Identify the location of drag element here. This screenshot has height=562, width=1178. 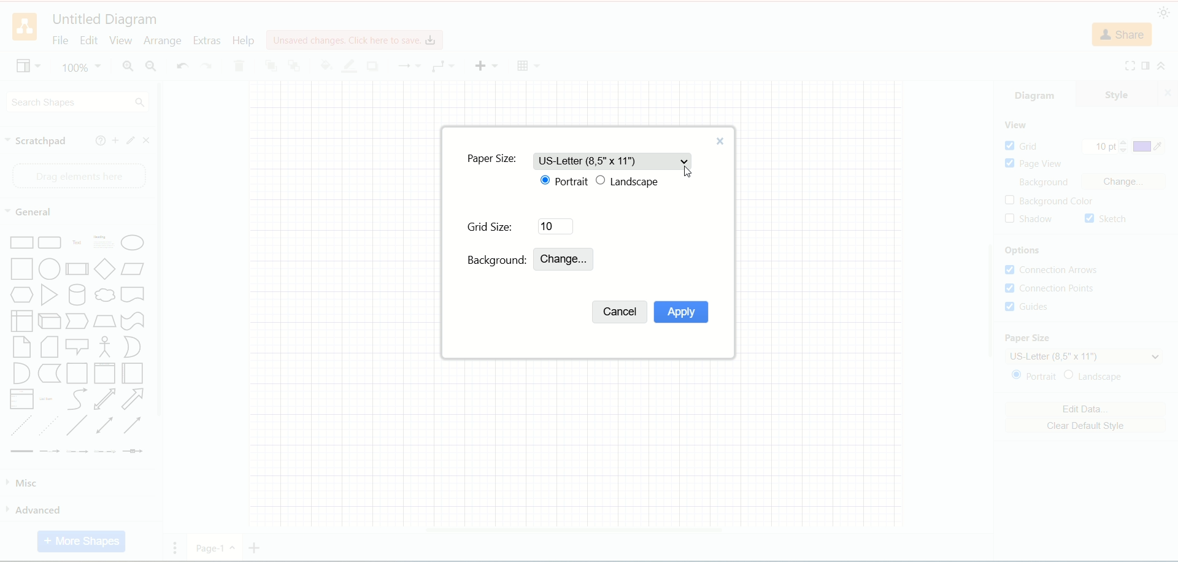
(77, 176).